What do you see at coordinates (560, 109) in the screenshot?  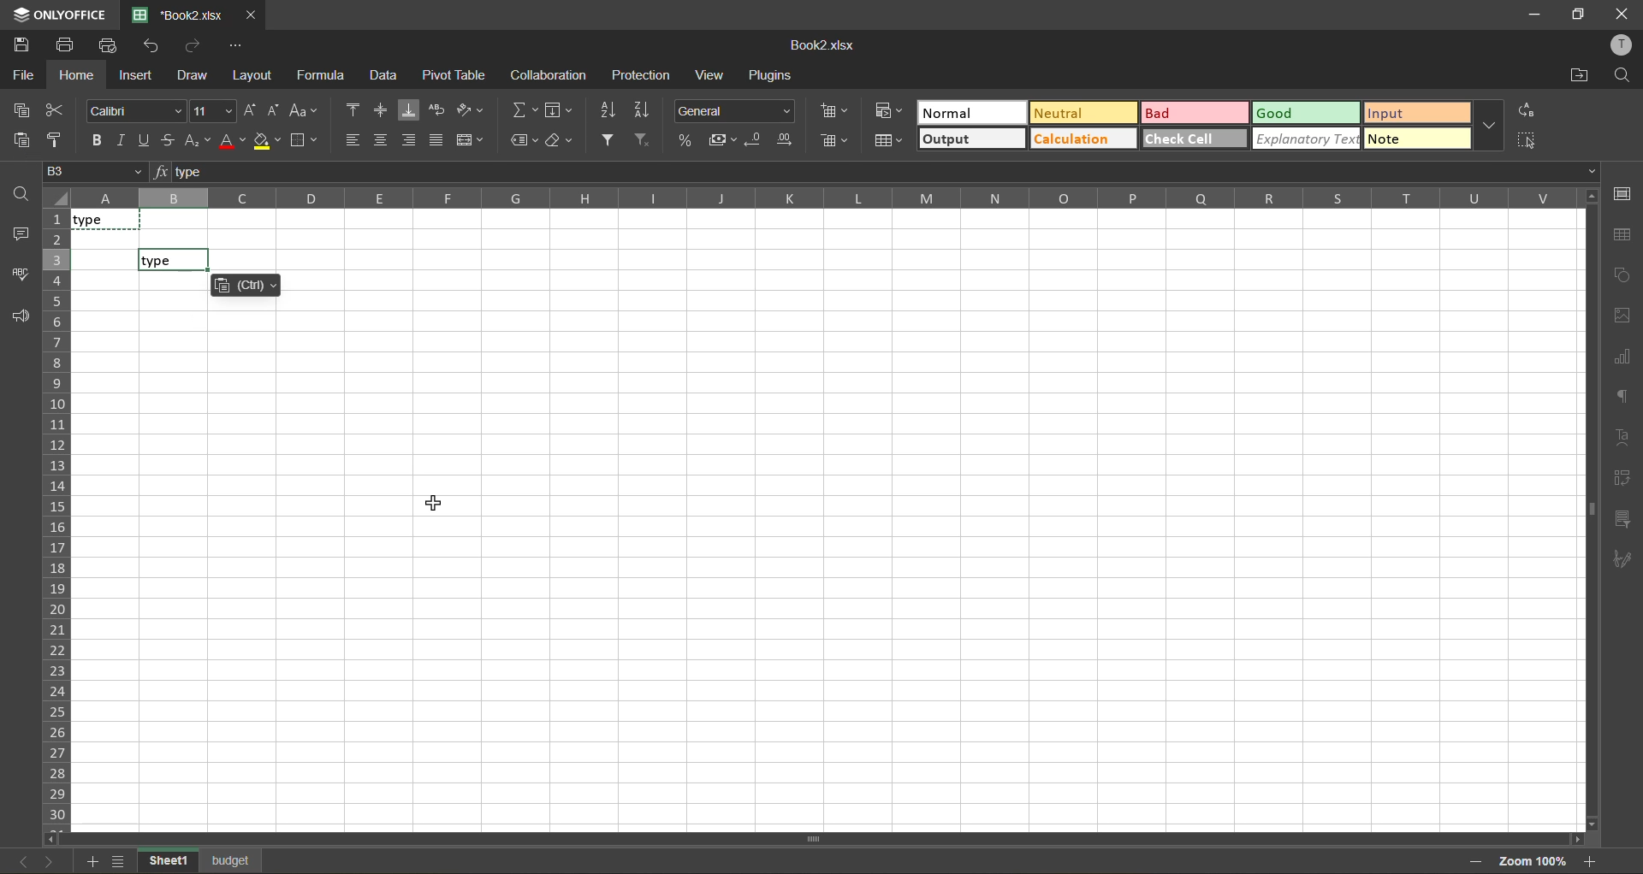 I see `fields` at bounding box center [560, 109].